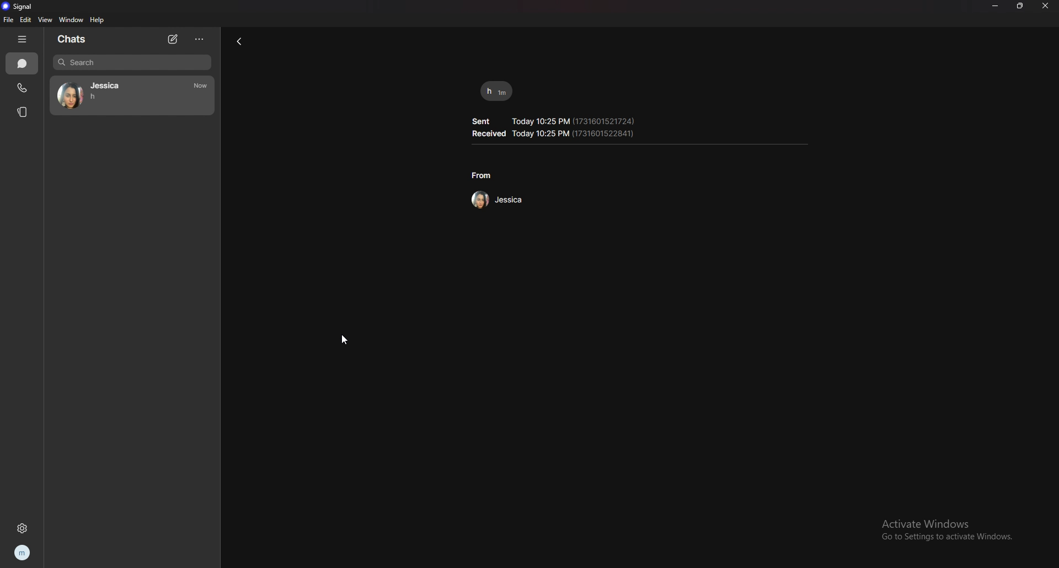 The image size is (1059, 568). I want to click on jessica, so click(134, 96).